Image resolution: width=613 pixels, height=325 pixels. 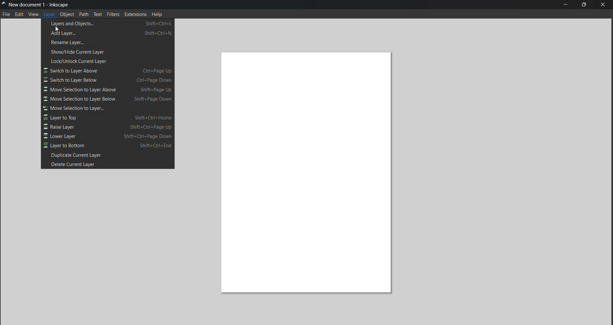 I want to click on rename layer, so click(x=71, y=43).